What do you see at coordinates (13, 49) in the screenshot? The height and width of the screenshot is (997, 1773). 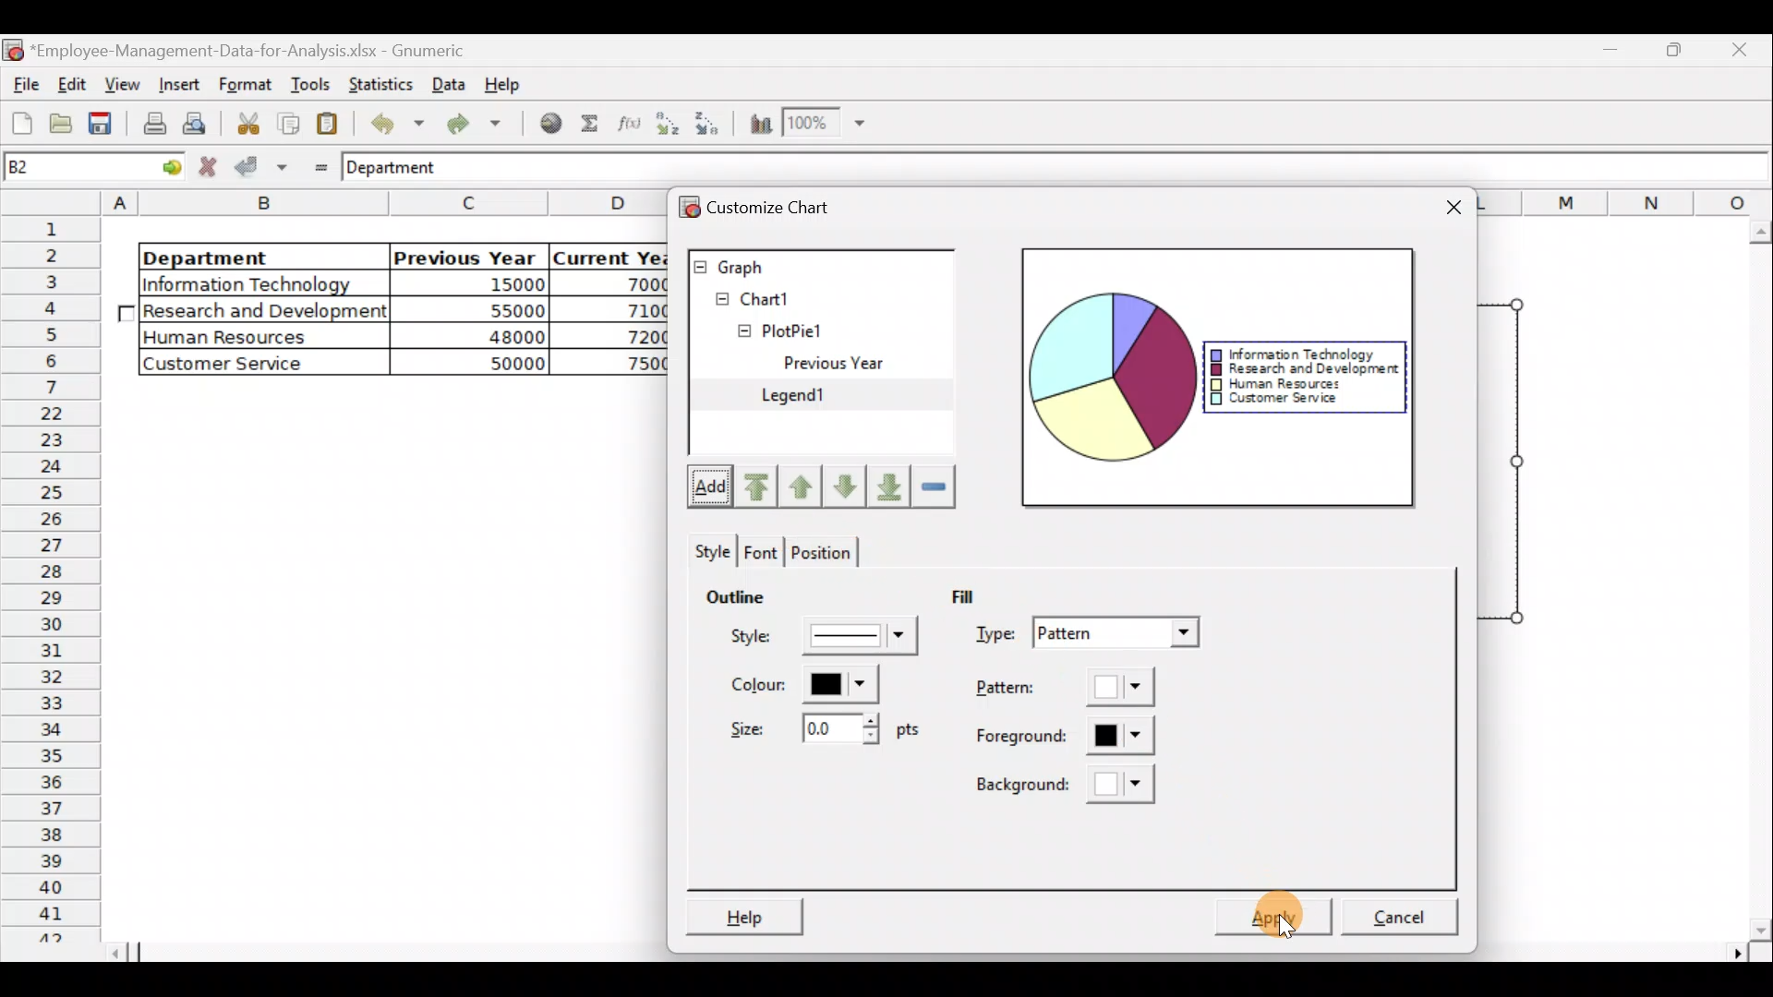 I see `Gnumeric logo` at bounding box center [13, 49].